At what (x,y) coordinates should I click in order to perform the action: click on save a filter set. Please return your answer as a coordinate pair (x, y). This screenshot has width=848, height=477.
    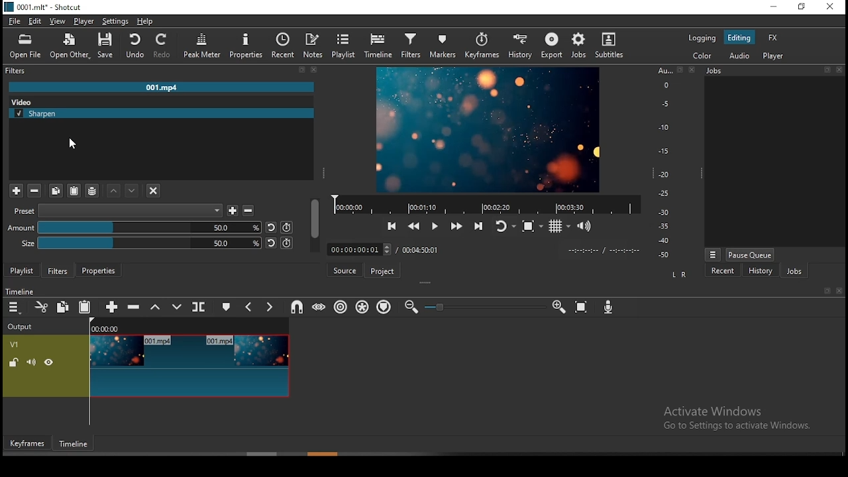
    Looking at the image, I should click on (92, 191).